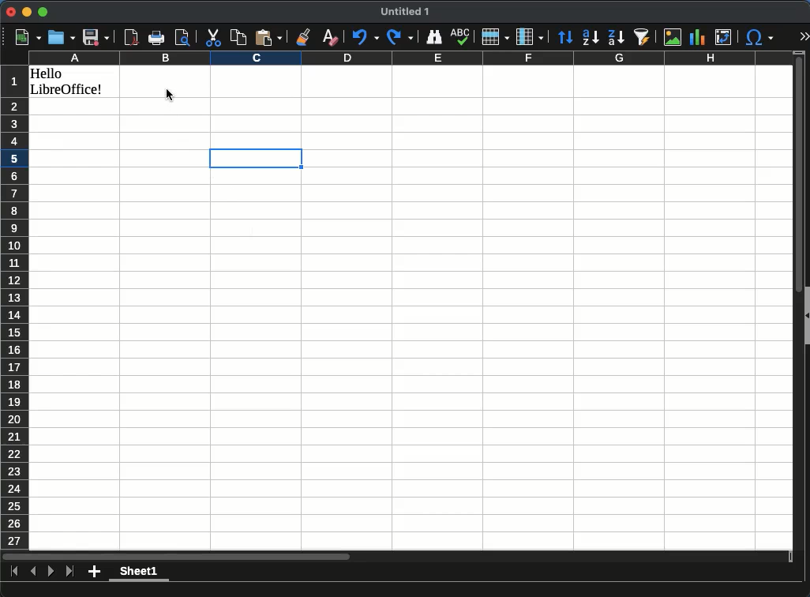 The width and height of the screenshot is (810, 597). What do you see at coordinates (50, 575) in the screenshot?
I see `next sheet` at bounding box center [50, 575].